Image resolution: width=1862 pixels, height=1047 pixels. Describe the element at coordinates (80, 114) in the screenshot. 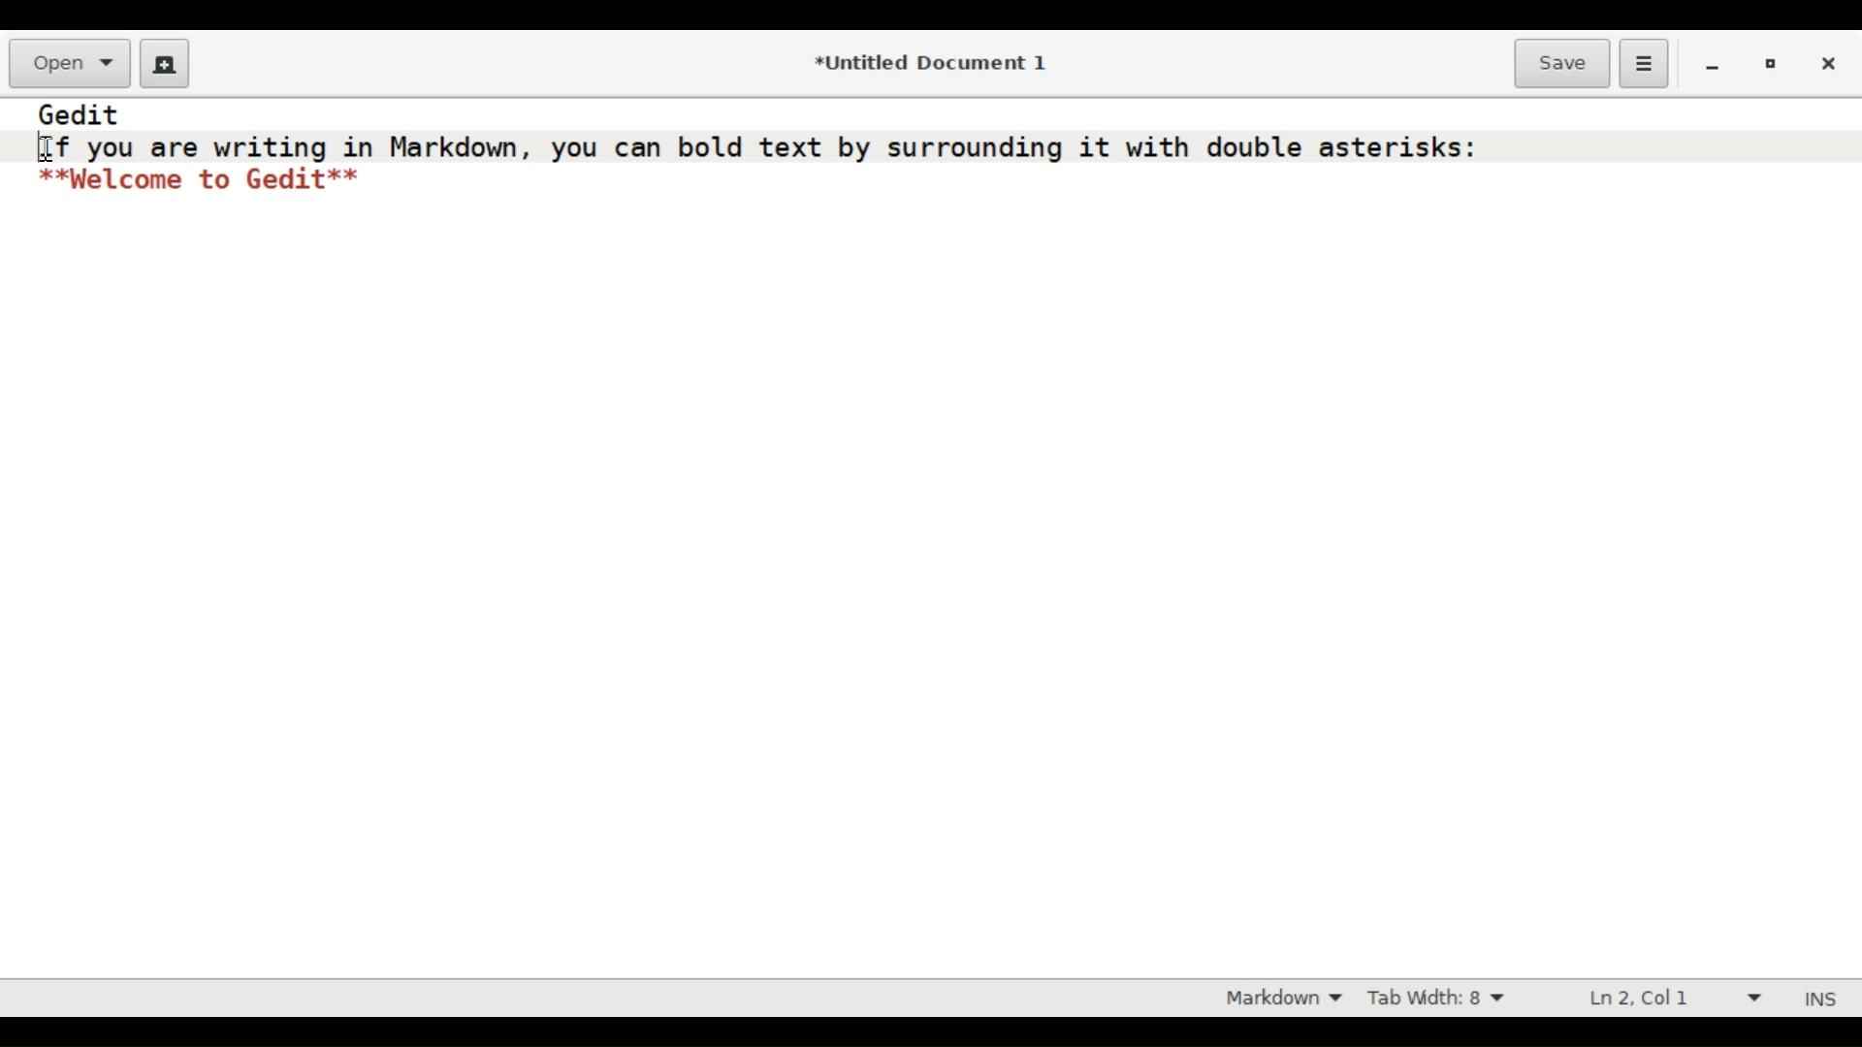

I see `Gedit` at that location.